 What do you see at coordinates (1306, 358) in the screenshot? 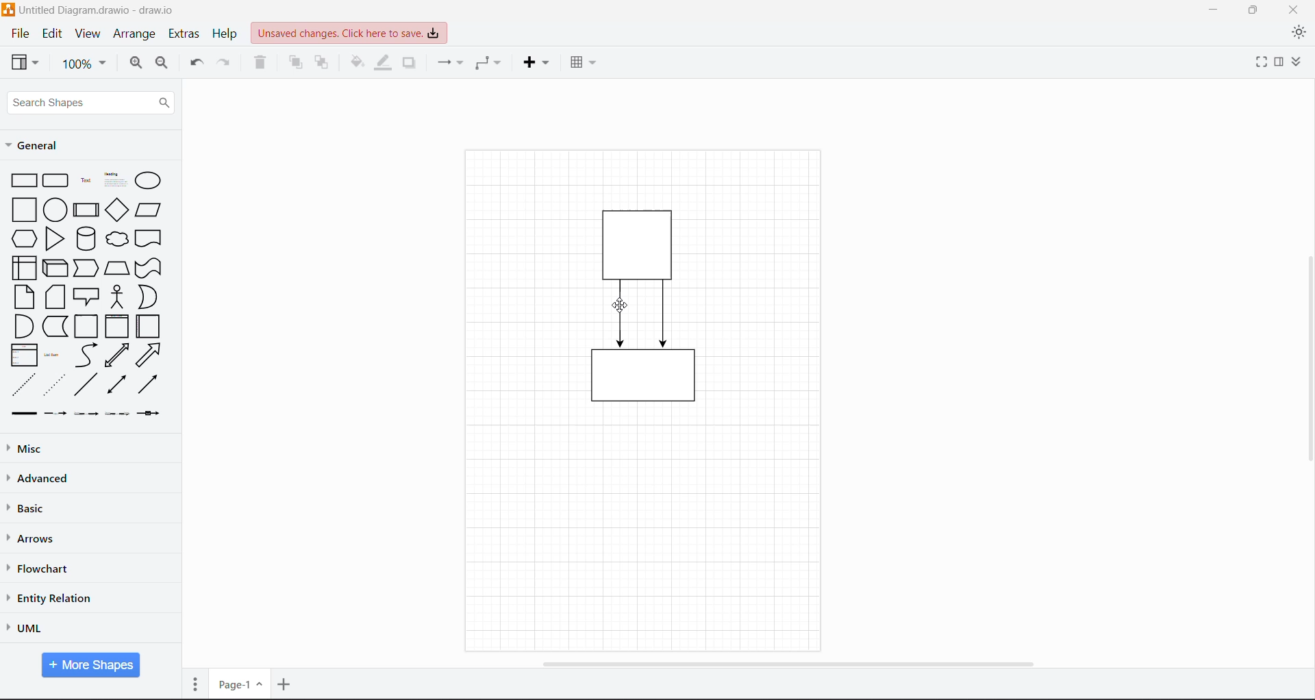
I see `Vertical Scroll Bar` at bounding box center [1306, 358].